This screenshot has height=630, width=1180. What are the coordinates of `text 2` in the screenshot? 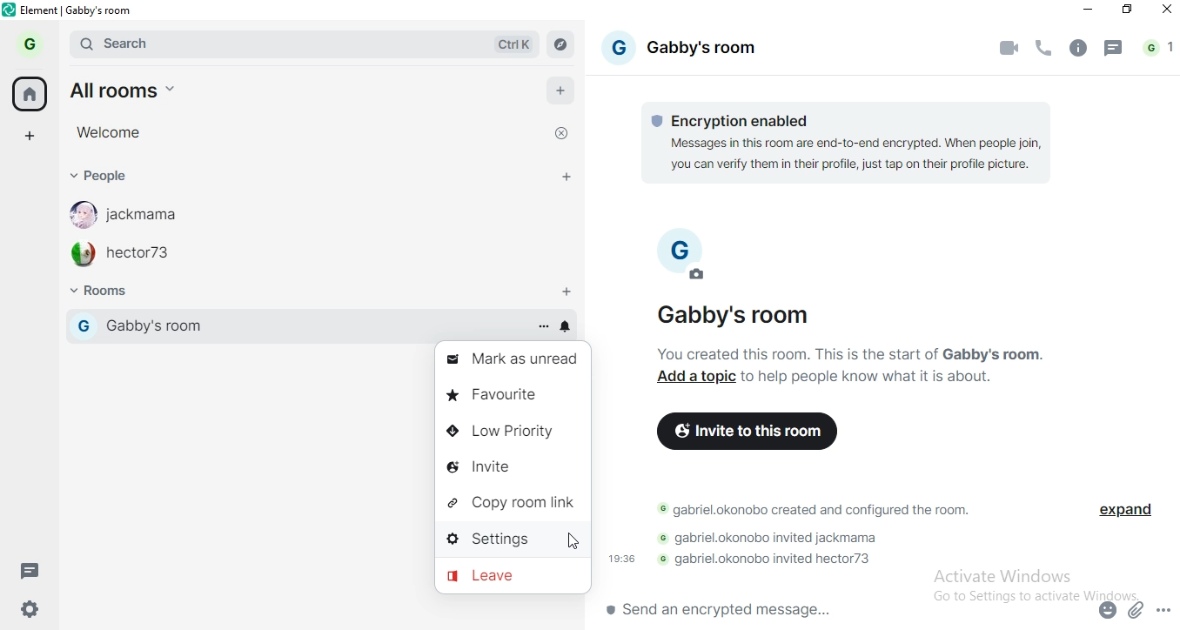 It's located at (852, 352).